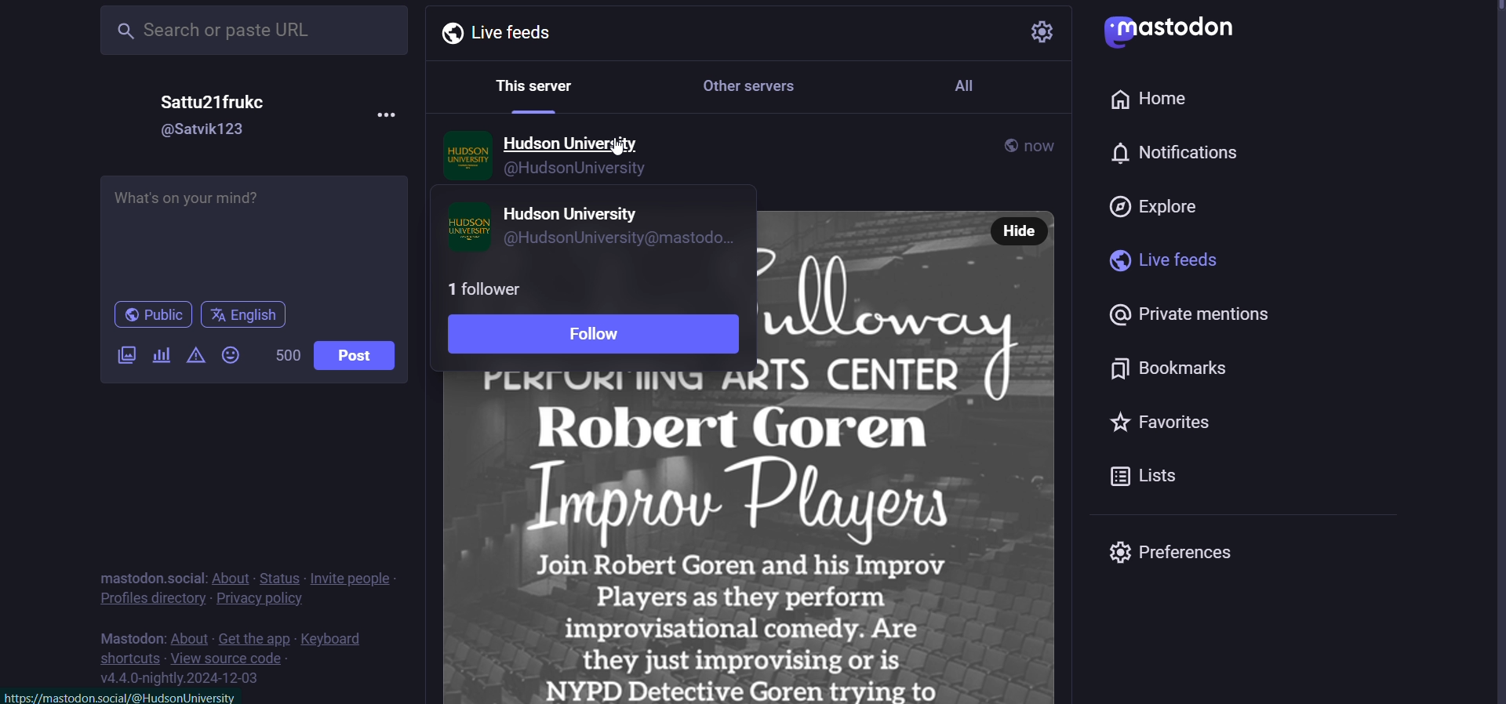  I want to click on favorites, so click(1164, 423).